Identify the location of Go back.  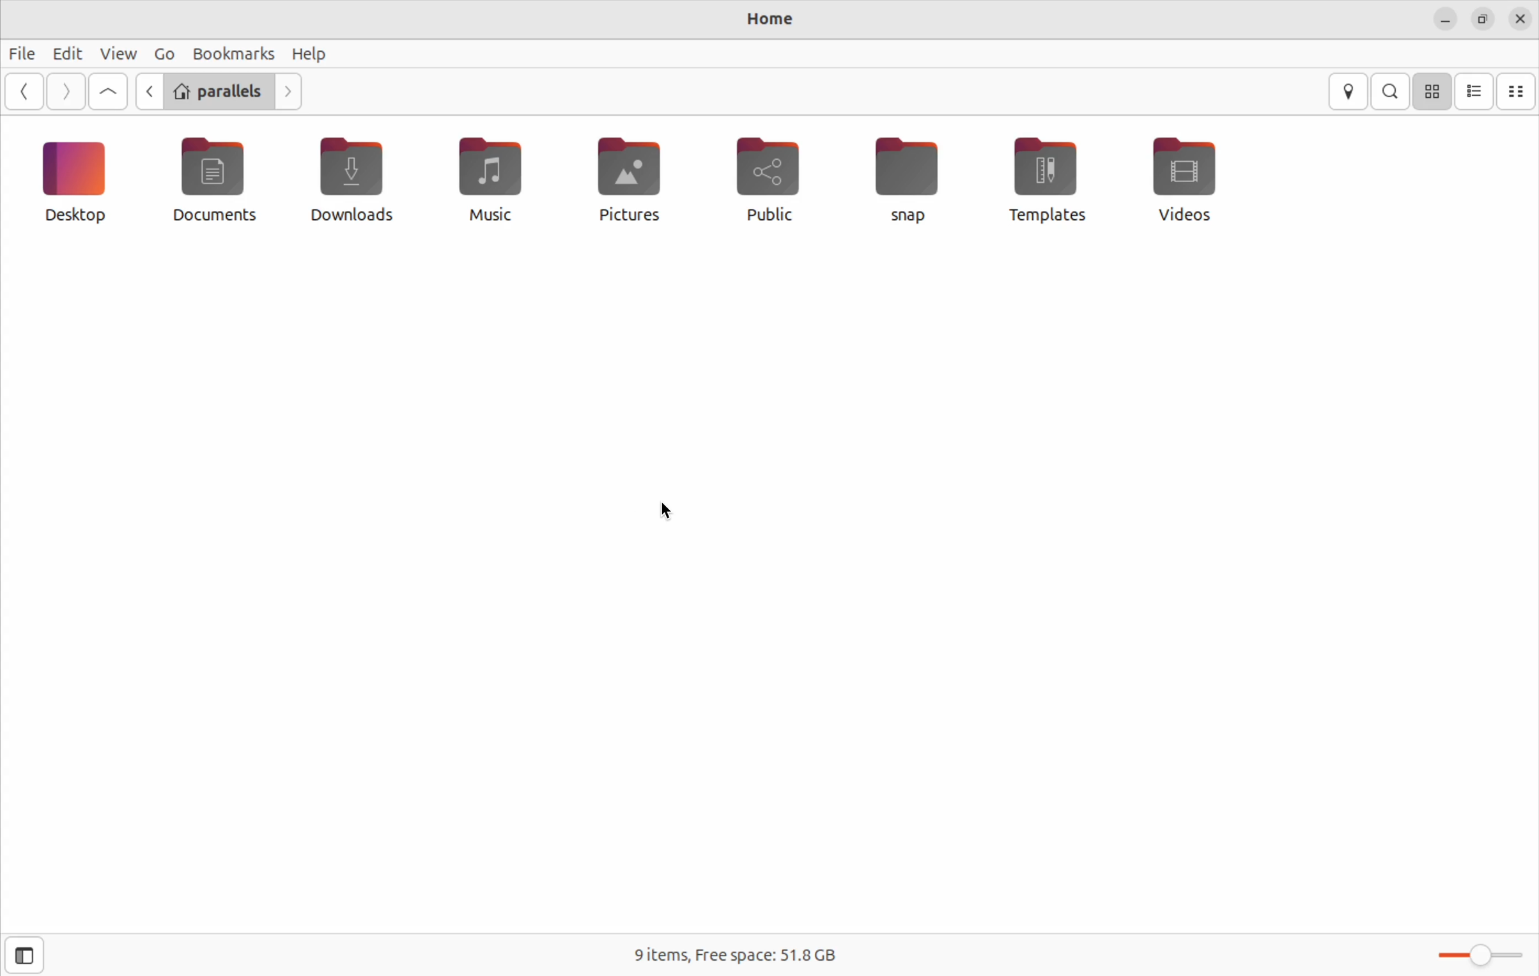
(22, 91).